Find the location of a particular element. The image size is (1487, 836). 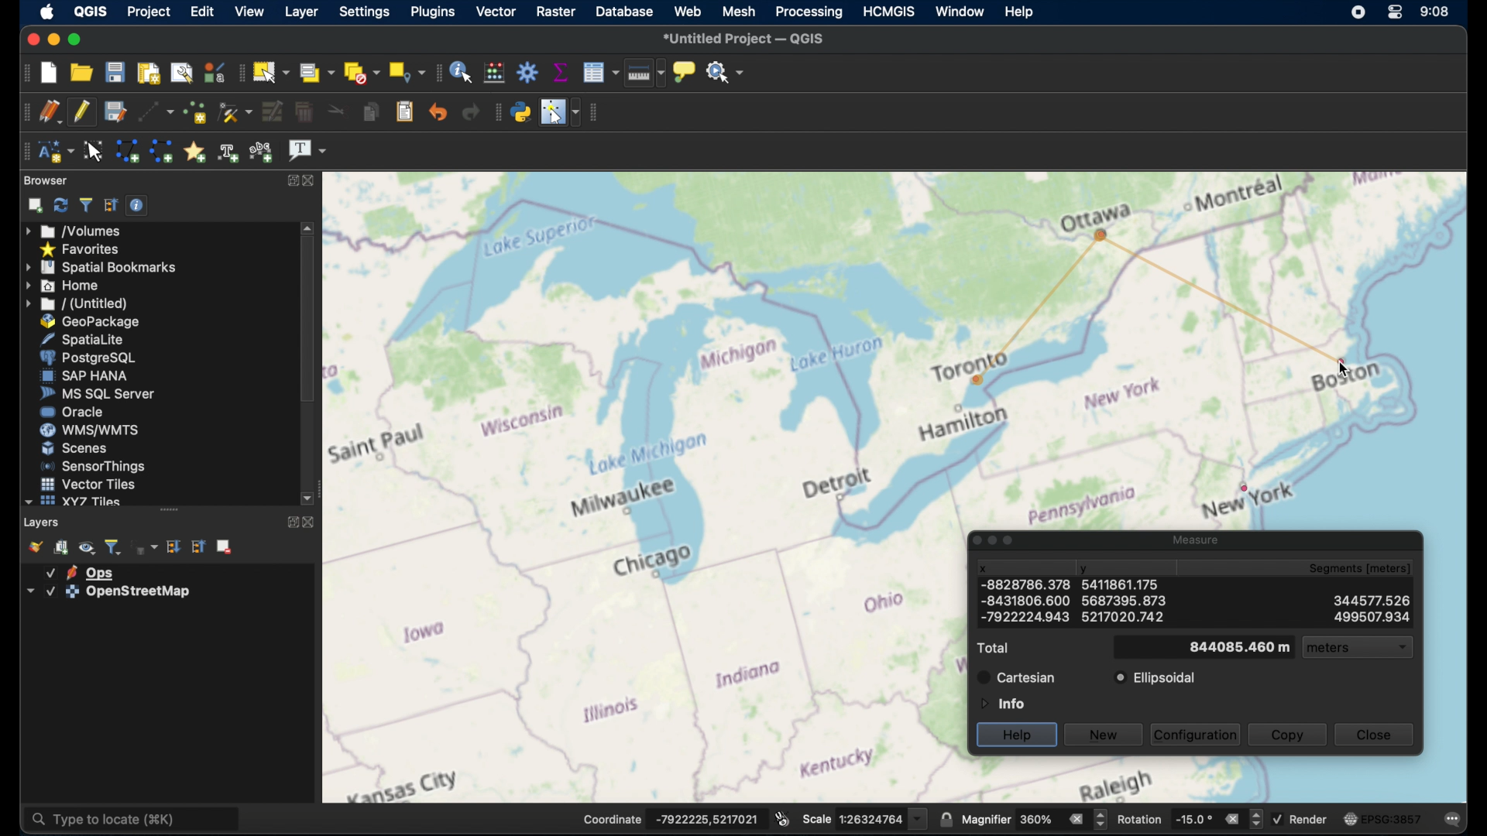

vertex tool is located at coordinates (235, 112).